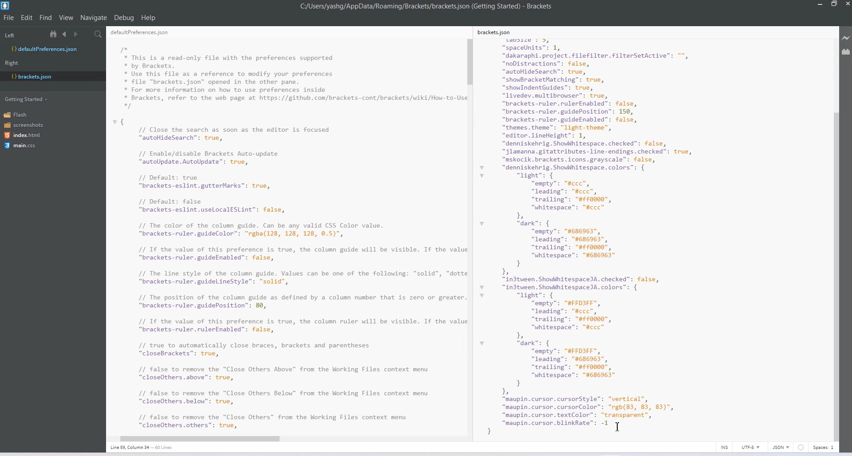 This screenshot has width=852, height=456. Describe the element at coordinates (283, 437) in the screenshot. I see `Horizontal Scroll Bar` at that location.